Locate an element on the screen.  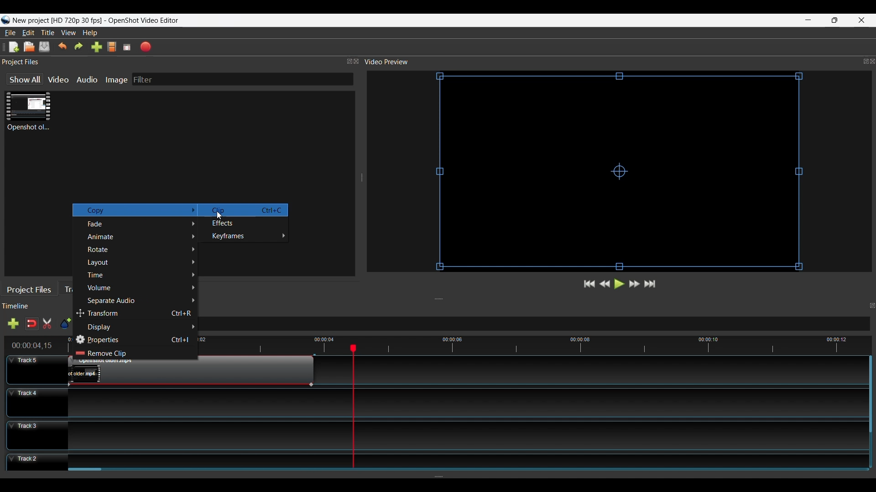
Rotate is located at coordinates (141, 250).